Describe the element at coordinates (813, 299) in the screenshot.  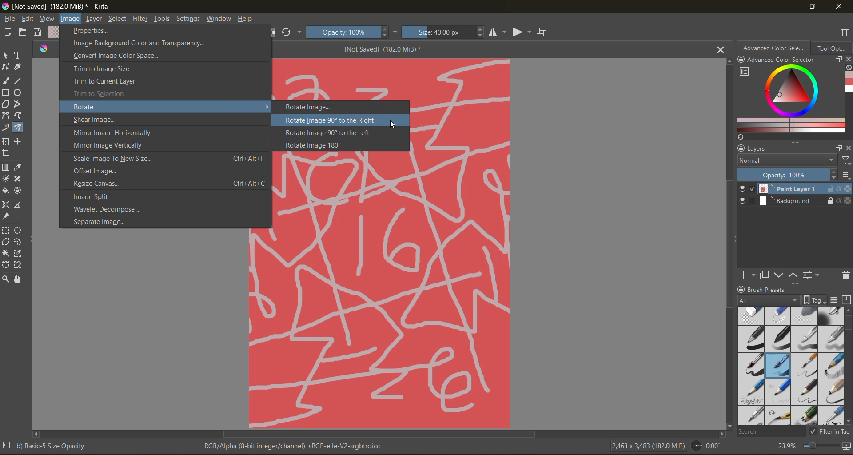
I see `show tag box` at that location.